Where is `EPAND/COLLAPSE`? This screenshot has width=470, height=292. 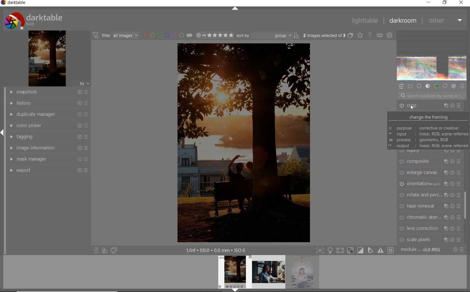 EPAND/COLLAPSE is located at coordinates (235, 290).